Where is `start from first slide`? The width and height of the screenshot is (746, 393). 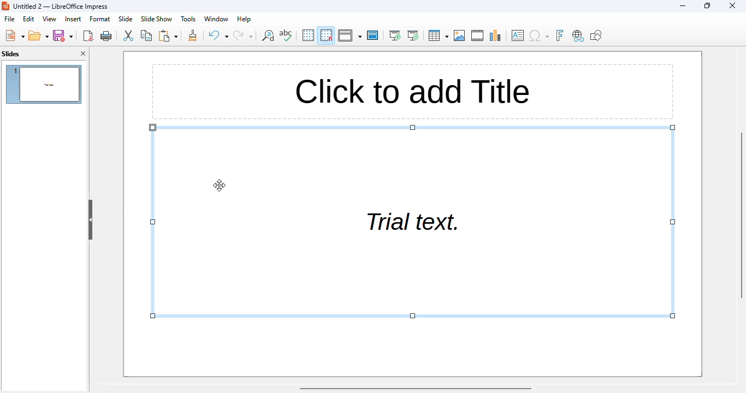 start from first slide is located at coordinates (395, 35).